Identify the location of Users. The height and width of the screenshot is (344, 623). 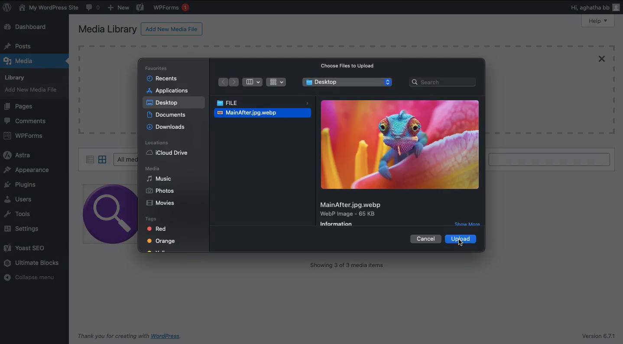
(21, 198).